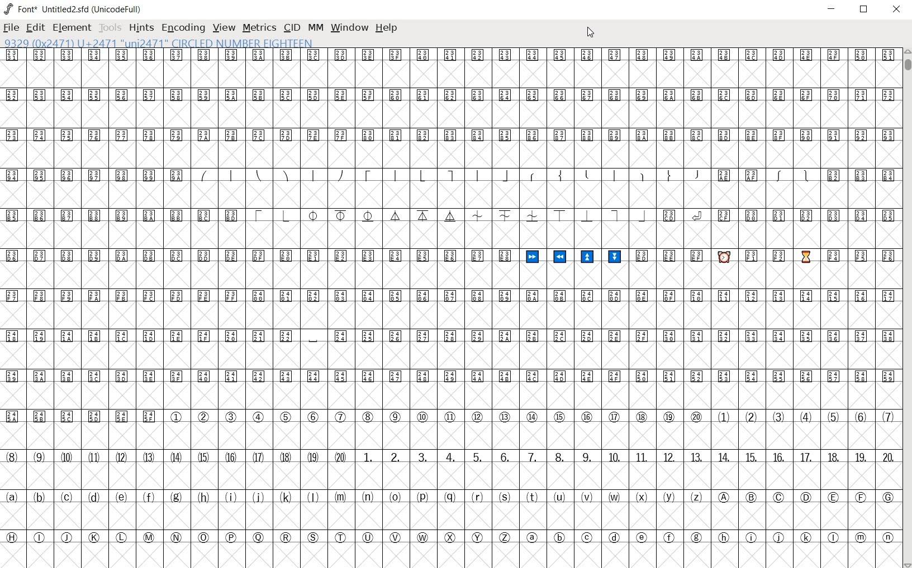  I want to click on minimize, so click(833, 10).